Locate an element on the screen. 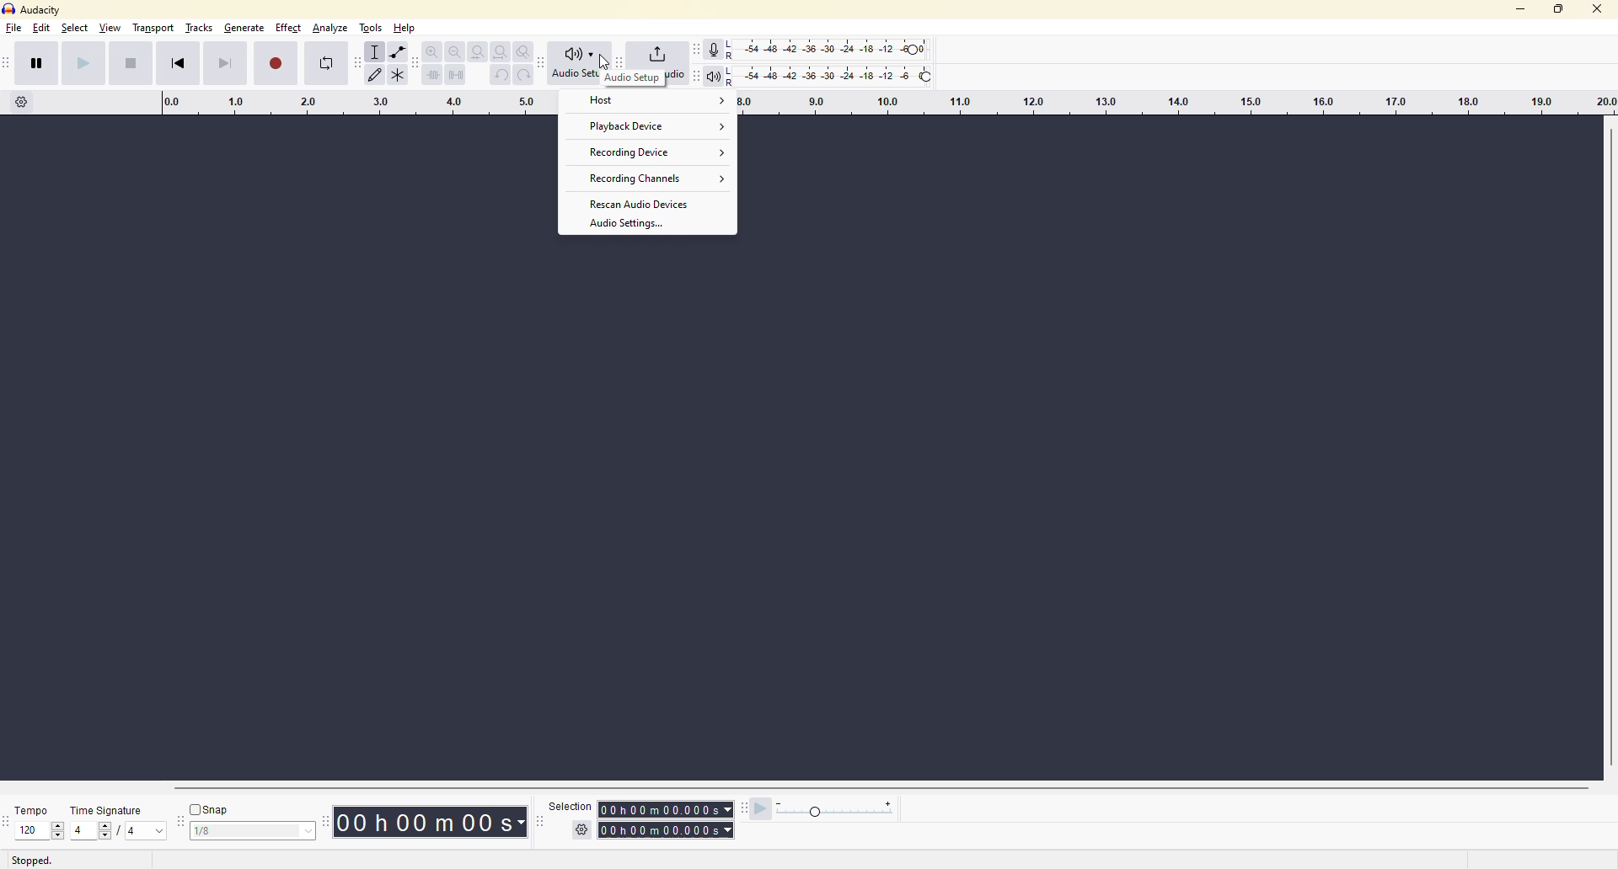 This screenshot has height=869, width=1618. snap toolbar is located at coordinates (169, 808).